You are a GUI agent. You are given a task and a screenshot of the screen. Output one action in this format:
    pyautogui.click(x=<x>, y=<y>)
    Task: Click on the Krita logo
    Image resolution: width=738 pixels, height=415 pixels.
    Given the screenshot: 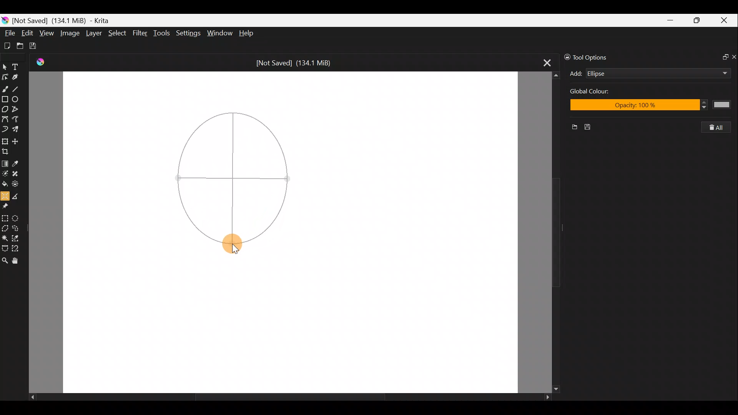 What is the action you would take?
    pyautogui.click(x=5, y=20)
    